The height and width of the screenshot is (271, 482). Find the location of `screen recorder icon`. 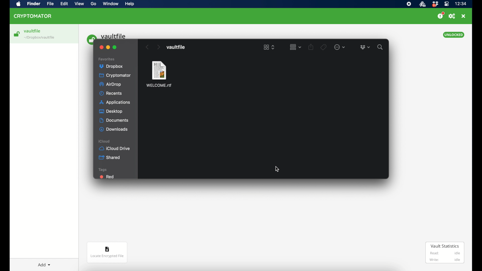

screen recorder icon is located at coordinates (409, 4).